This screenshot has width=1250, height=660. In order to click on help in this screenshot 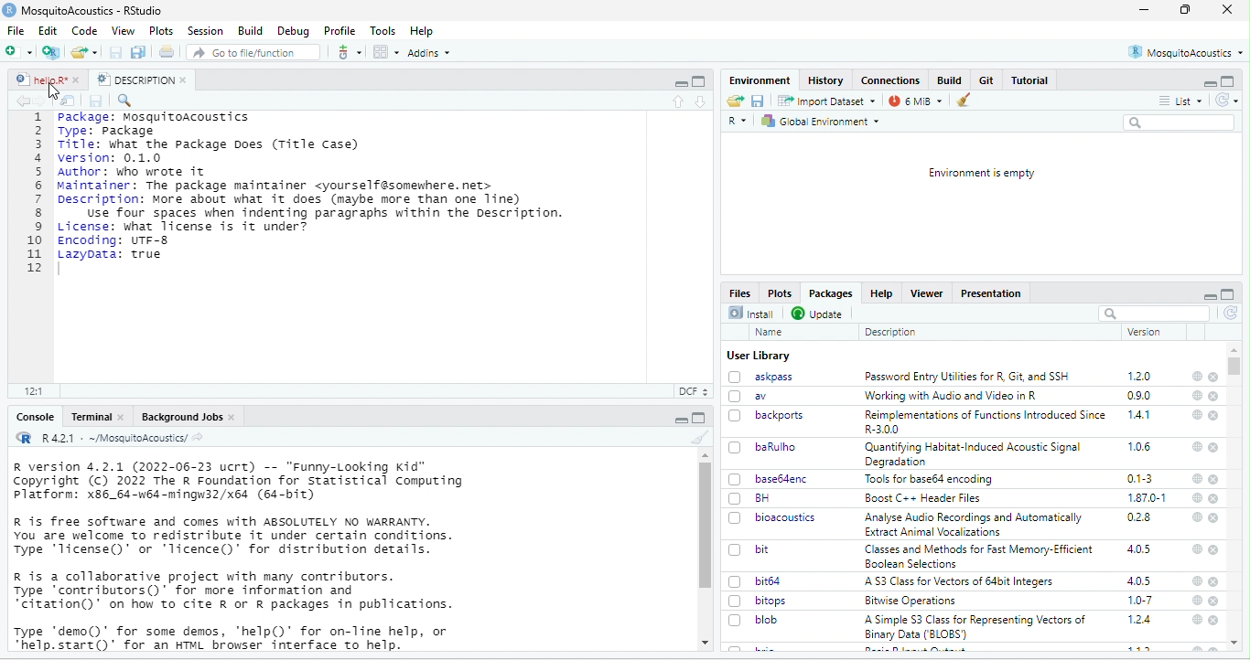, I will do `click(1195, 621)`.